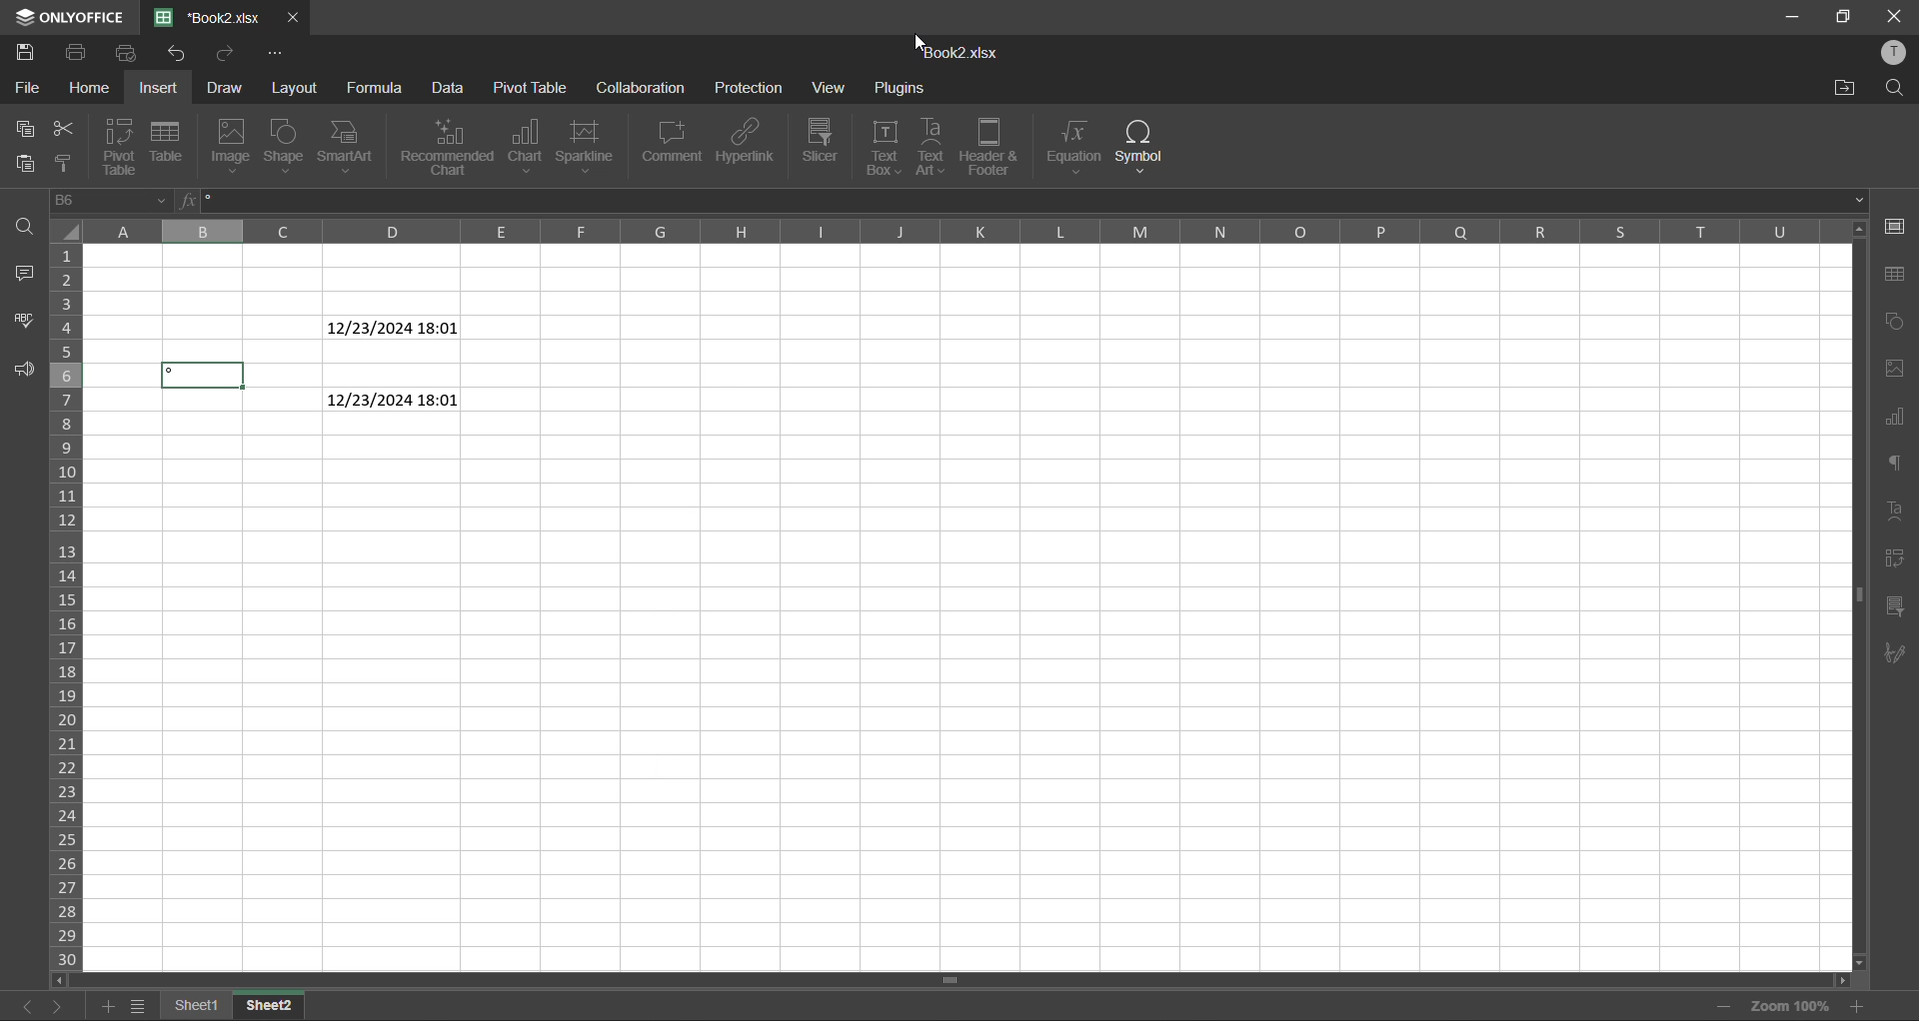 This screenshot has height=1021, width=1919. Describe the element at coordinates (142, 1007) in the screenshot. I see `sheet list` at that location.